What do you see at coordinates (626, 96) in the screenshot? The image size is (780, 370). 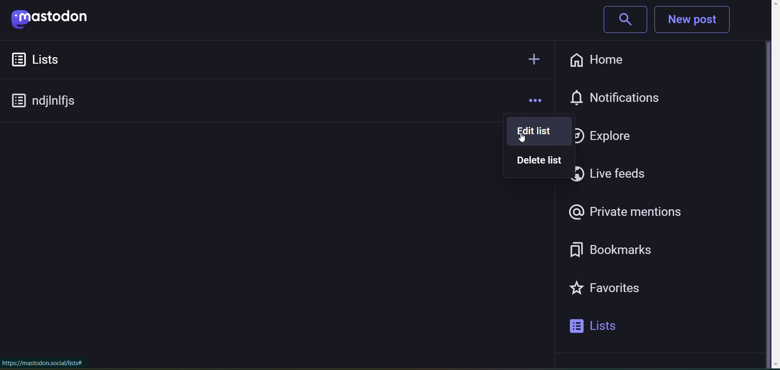 I see `notification` at bounding box center [626, 96].